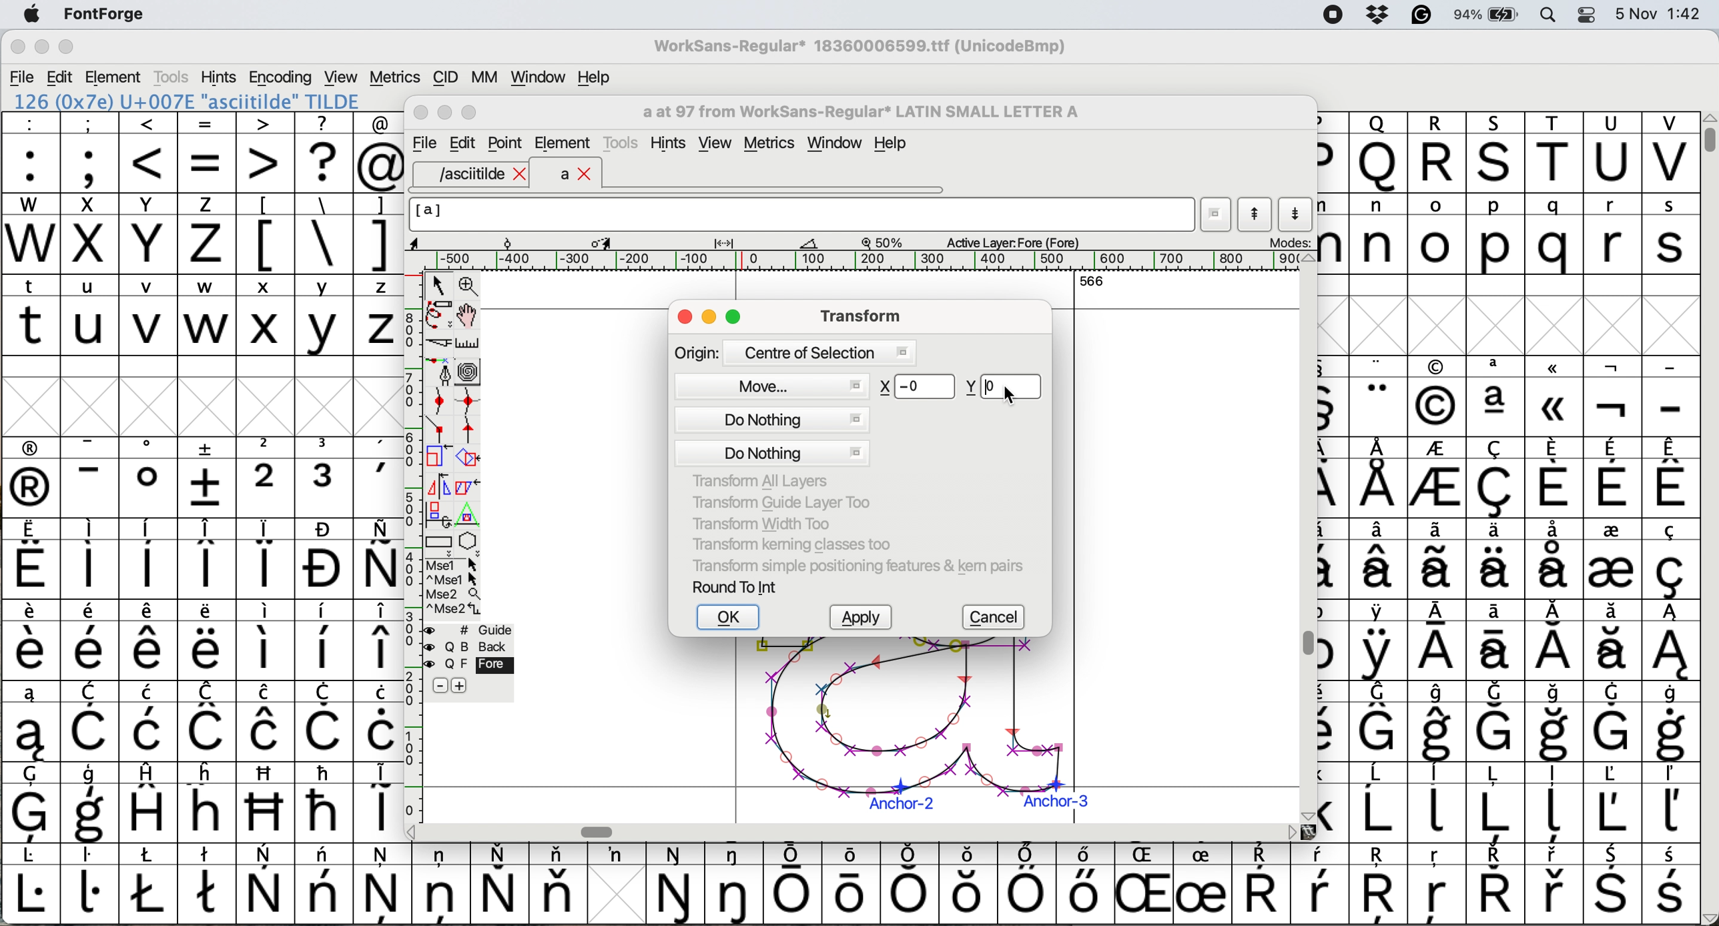  Describe the element at coordinates (1438, 801) in the screenshot. I see `symbol` at that location.